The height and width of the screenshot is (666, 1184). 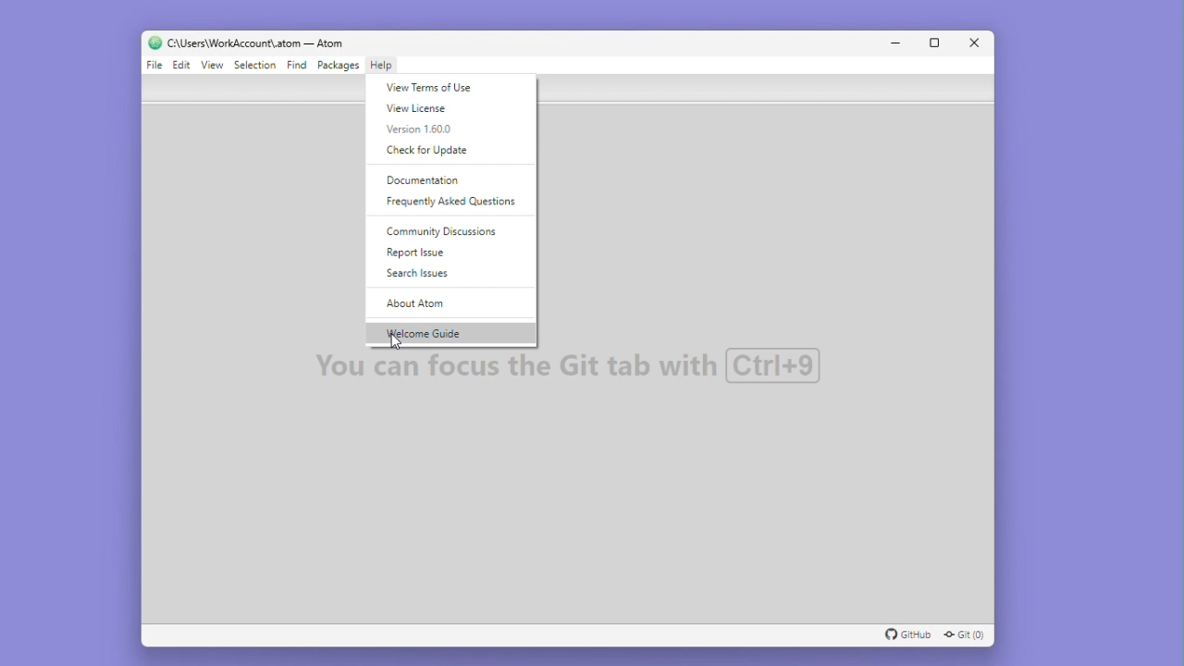 What do you see at coordinates (429, 277) in the screenshot?
I see `Search issues` at bounding box center [429, 277].